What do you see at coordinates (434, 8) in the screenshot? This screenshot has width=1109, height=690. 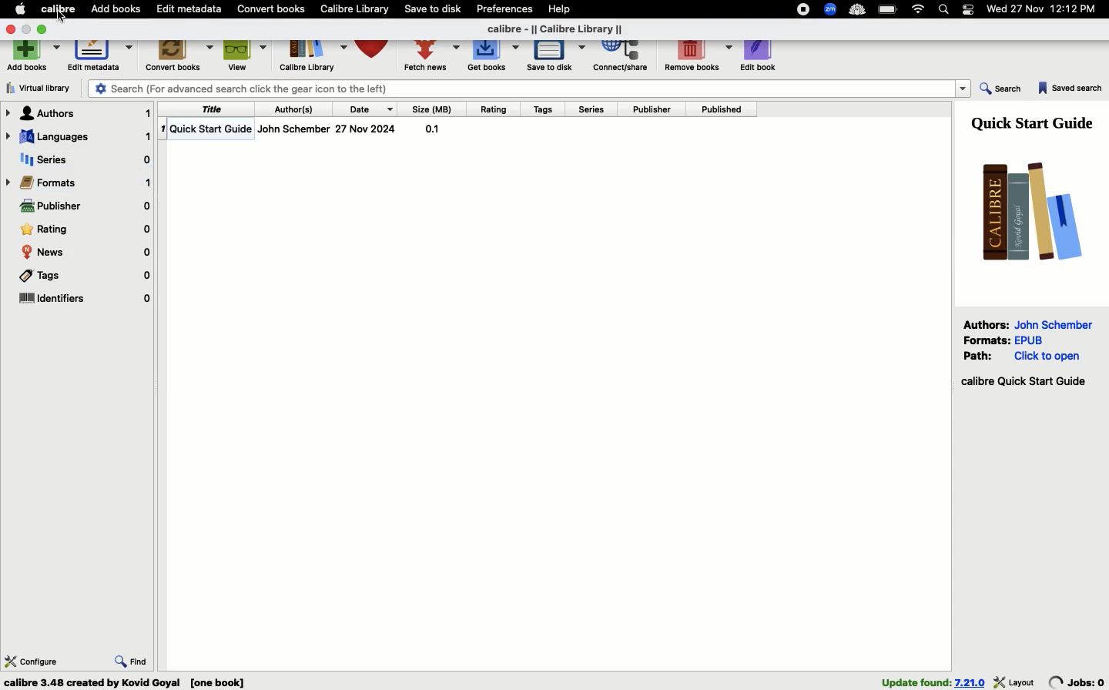 I see `Save to disk` at bounding box center [434, 8].